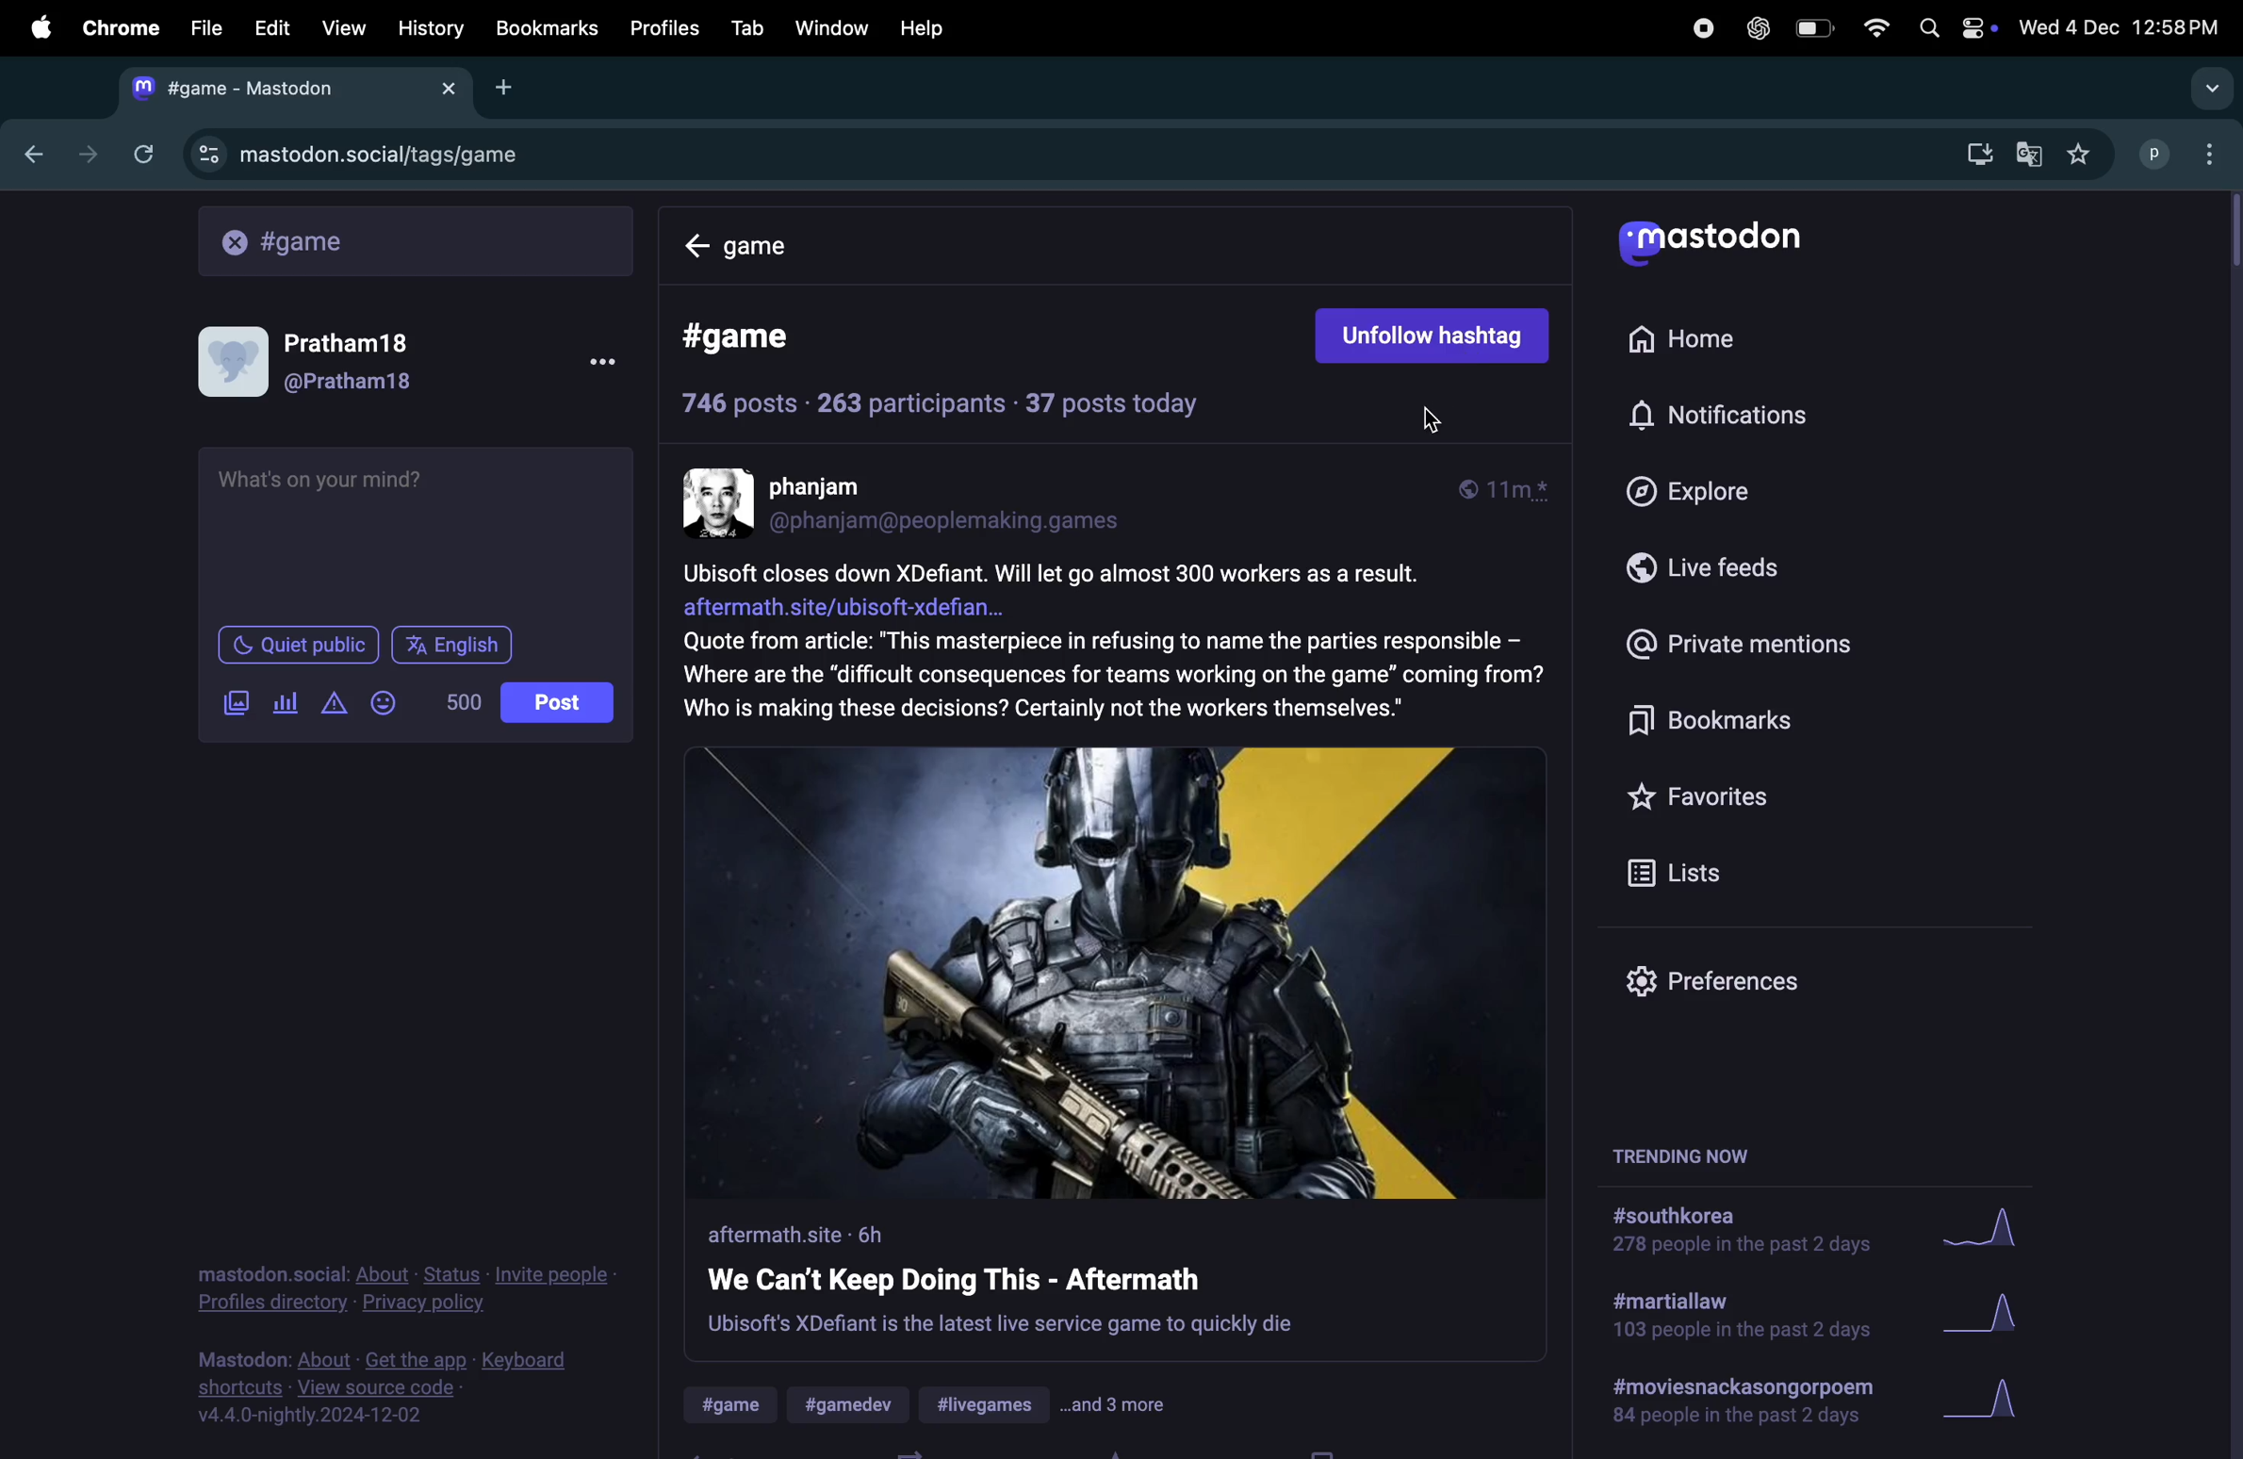 Image resolution: width=2243 pixels, height=1459 pixels. What do you see at coordinates (344, 25) in the screenshot?
I see `View` at bounding box center [344, 25].